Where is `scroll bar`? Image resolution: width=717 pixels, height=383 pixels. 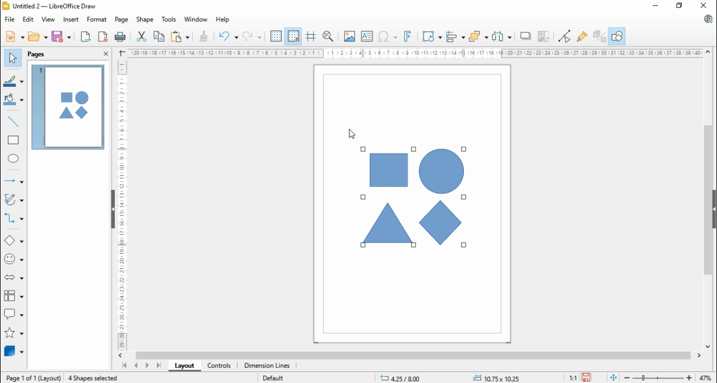 scroll bar is located at coordinates (708, 199).